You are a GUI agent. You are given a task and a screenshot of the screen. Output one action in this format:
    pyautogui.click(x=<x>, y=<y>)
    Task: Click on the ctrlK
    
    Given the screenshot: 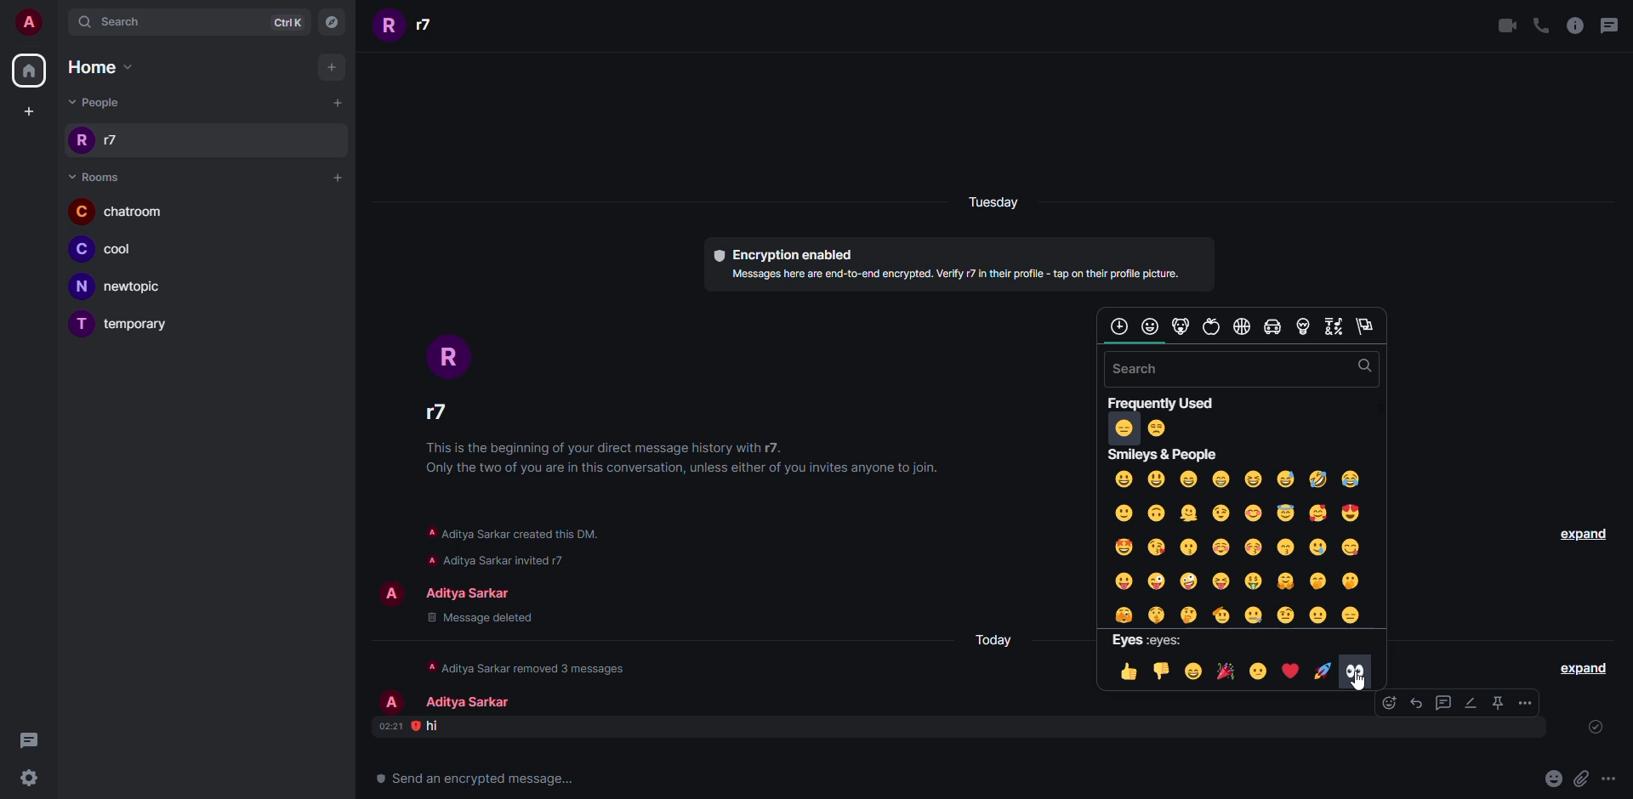 What is the action you would take?
    pyautogui.click(x=291, y=22)
    